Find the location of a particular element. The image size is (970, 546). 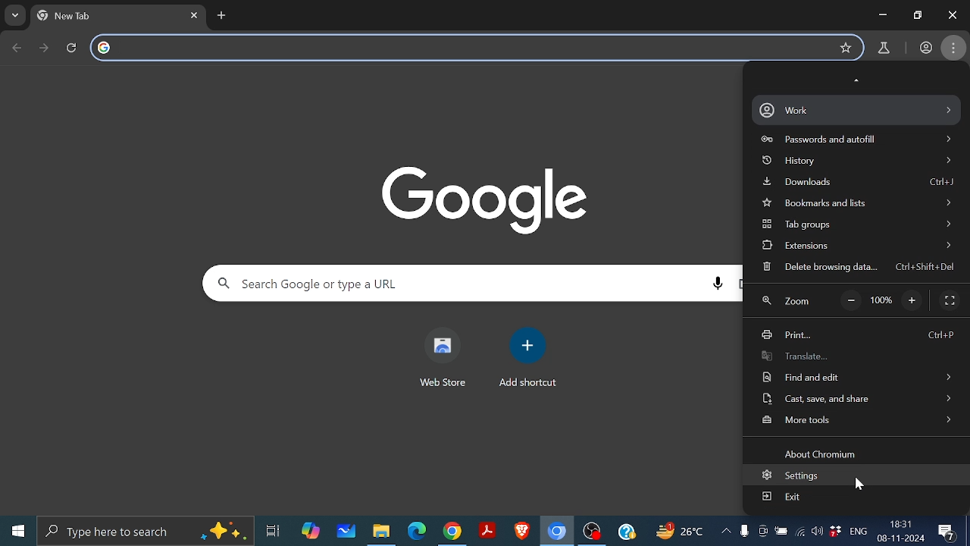

sound is located at coordinates (817, 534).